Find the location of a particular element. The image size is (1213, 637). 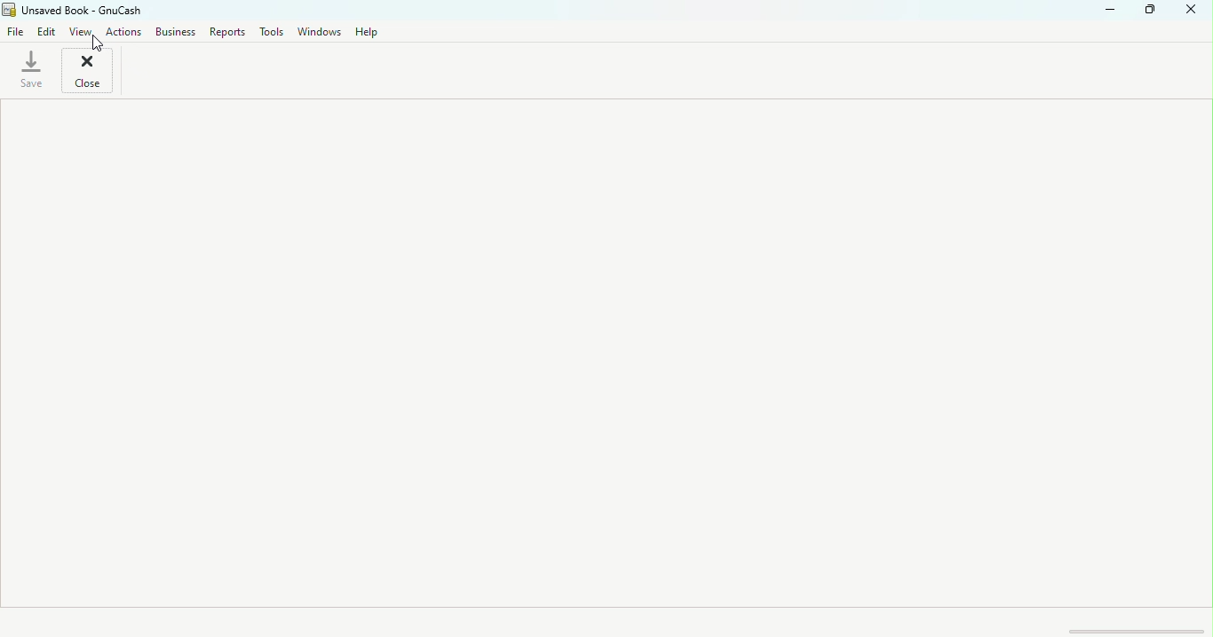

Report is located at coordinates (228, 33).